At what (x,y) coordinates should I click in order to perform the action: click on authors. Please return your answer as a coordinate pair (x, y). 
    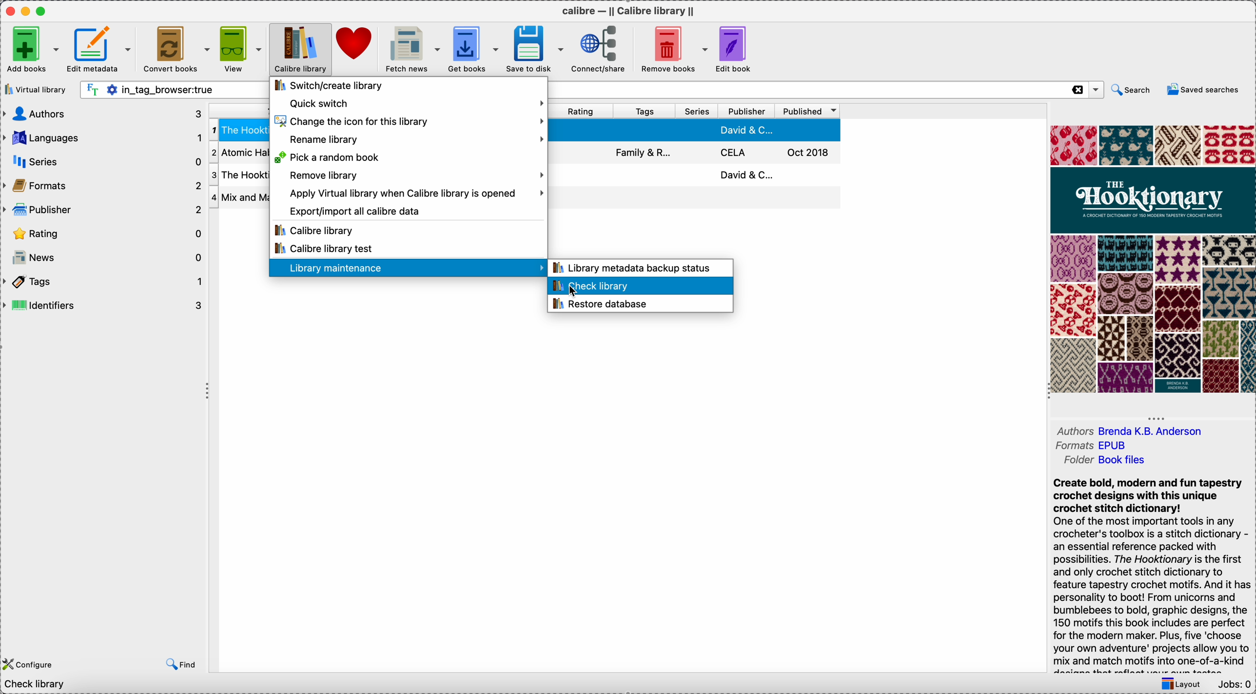
    Looking at the image, I should click on (102, 115).